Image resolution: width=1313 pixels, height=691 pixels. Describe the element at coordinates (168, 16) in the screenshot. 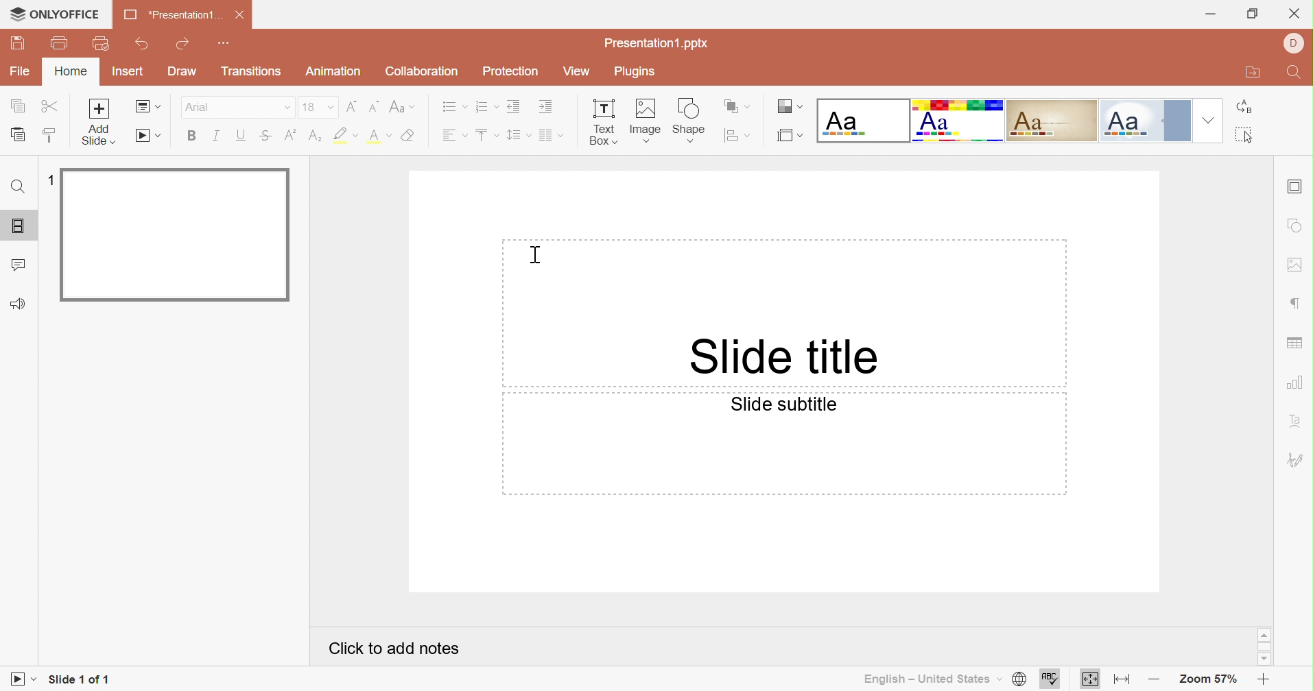

I see `Presentation1` at that location.